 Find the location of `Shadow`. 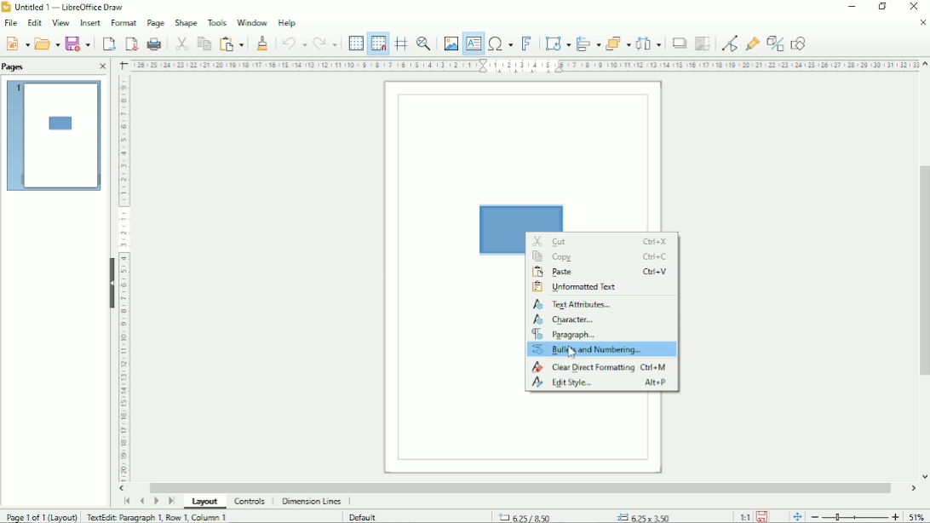

Shadow is located at coordinates (679, 43).